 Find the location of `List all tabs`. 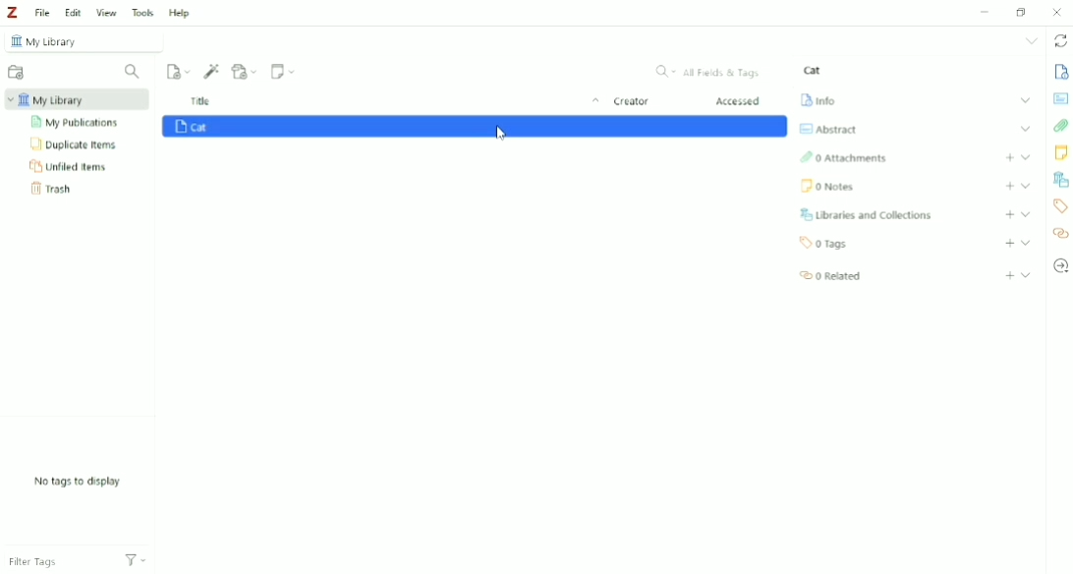

List all tabs is located at coordinates (1033, 40).